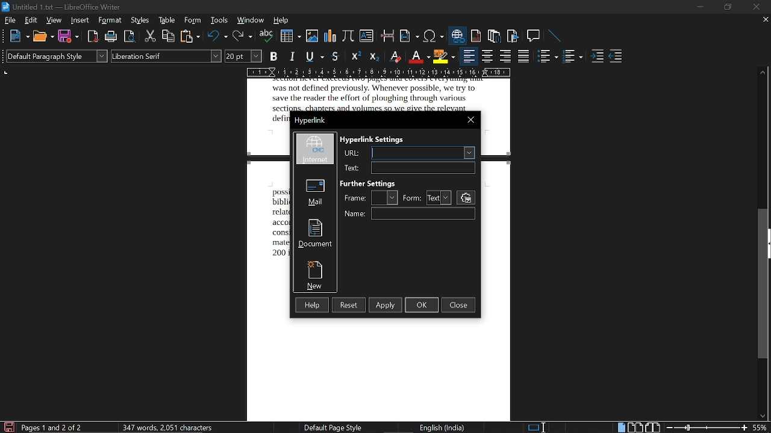  What do you see at coordinates (316, 149) in the screenshot?
I see `internet` at bounding box center [316, 149].